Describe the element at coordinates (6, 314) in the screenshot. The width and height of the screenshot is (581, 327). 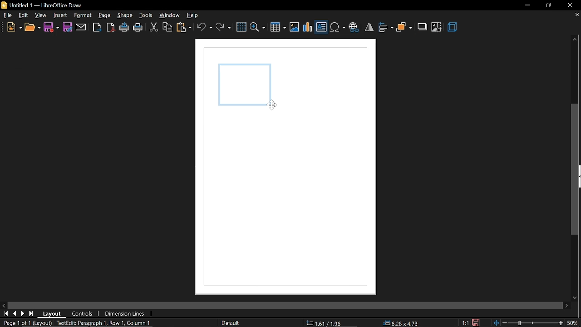
I see `go to first page` at that location.